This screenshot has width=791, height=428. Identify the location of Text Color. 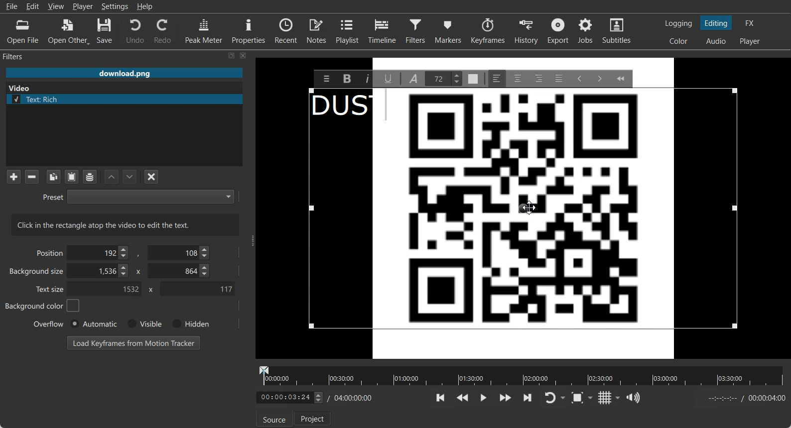
(472, 79).